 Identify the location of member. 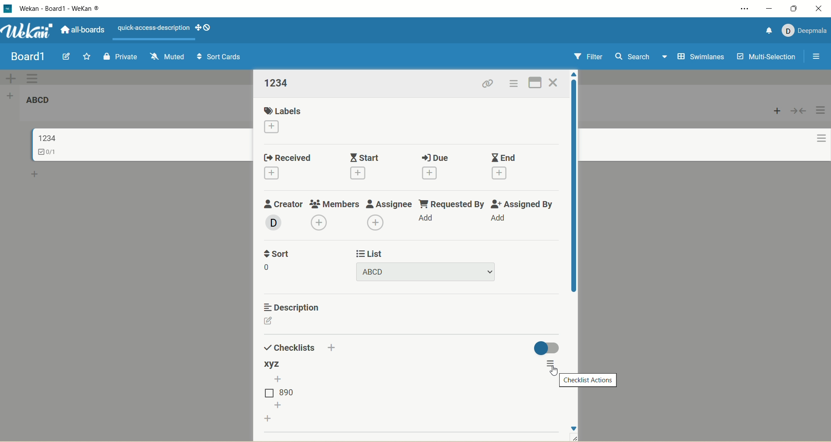
(272, 223).